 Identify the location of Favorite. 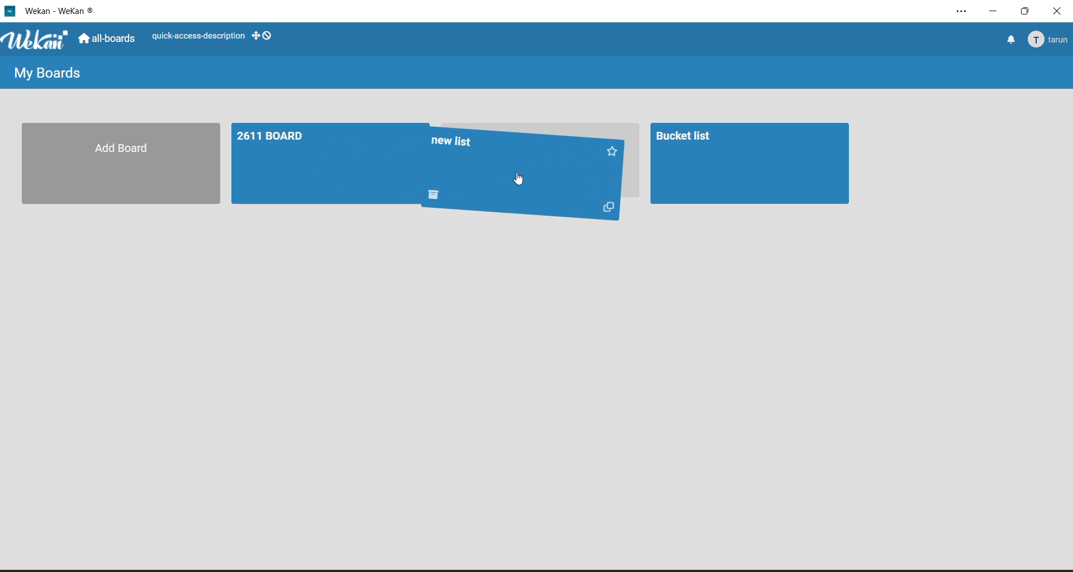
(614, 150).